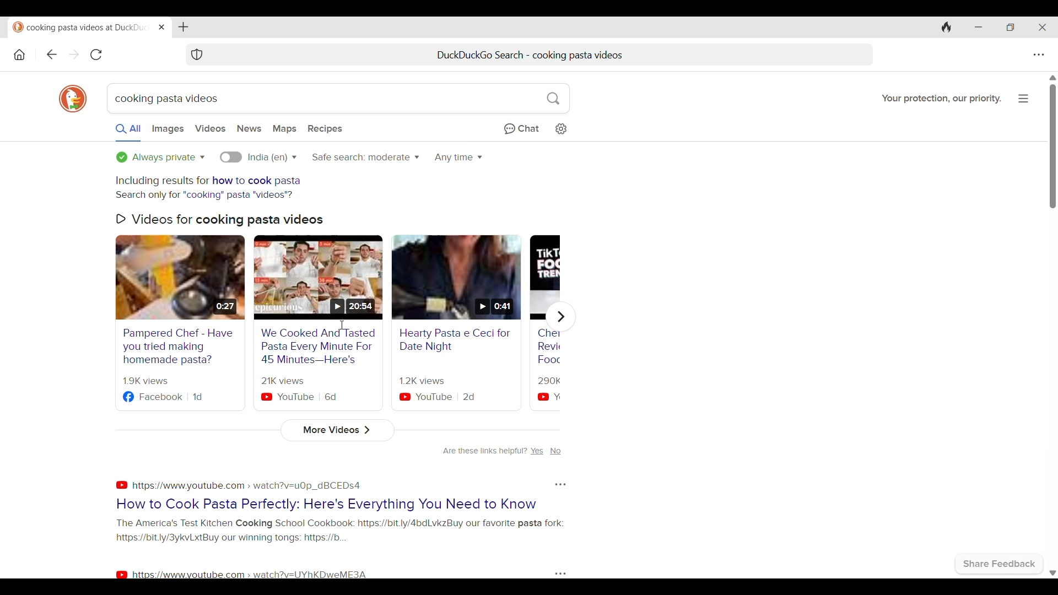 This screenshot has width=1058, height=595. I want to click on Change search settings, so click(561, 129).